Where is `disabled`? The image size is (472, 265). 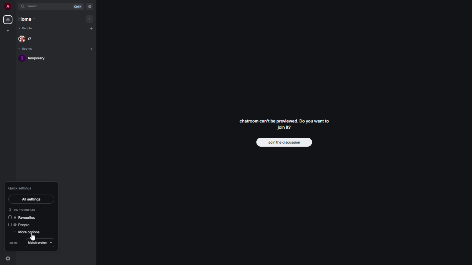 disabled is located at coordinates (10, 225).